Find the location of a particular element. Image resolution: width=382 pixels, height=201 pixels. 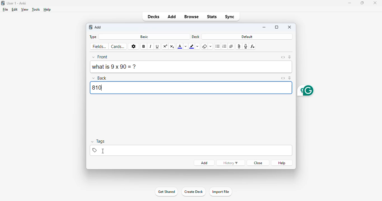

add is located at coordinates (98, 27).